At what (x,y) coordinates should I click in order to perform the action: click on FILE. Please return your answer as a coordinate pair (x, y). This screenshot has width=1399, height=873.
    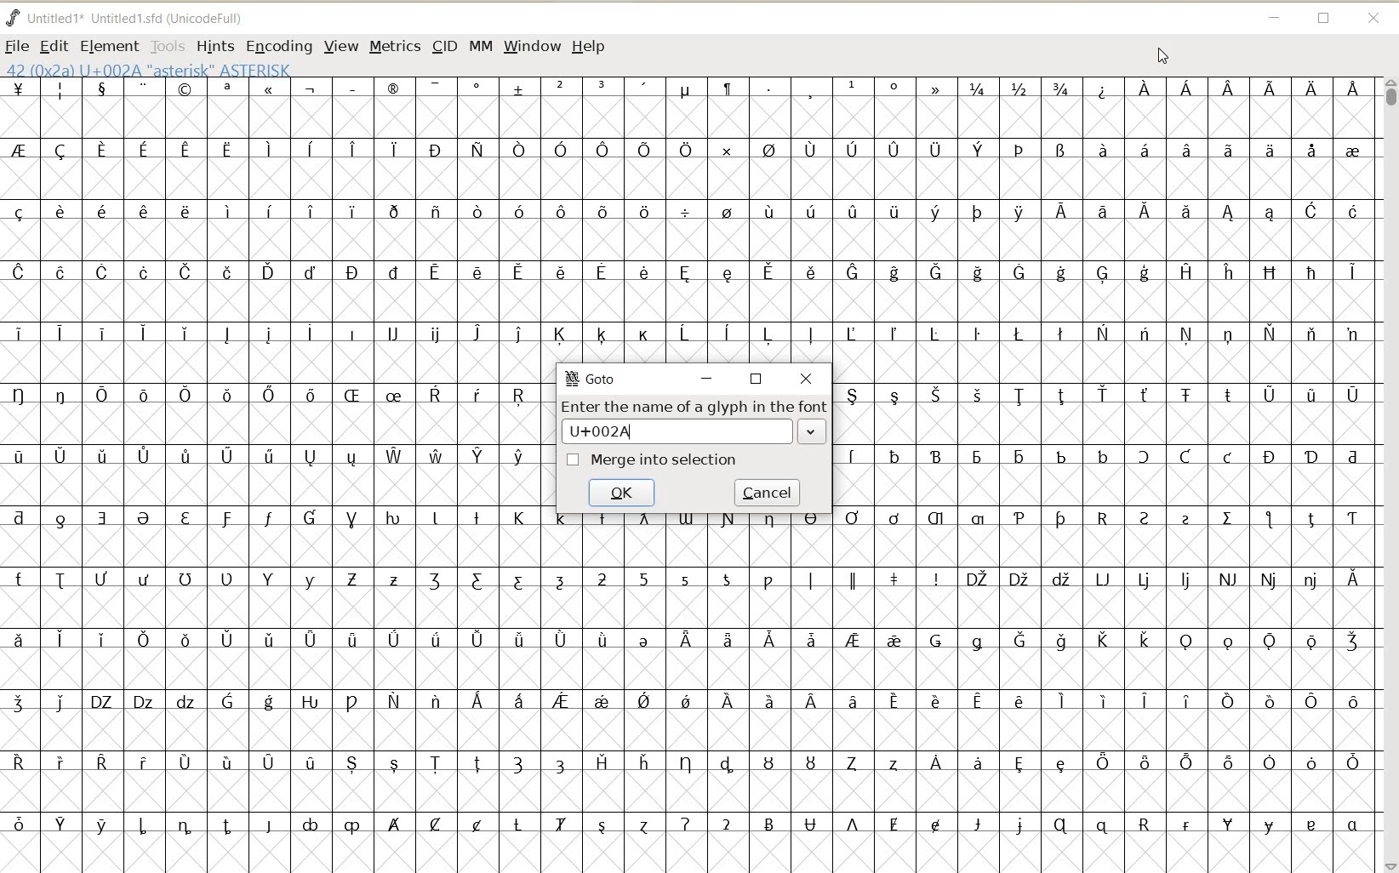
    Looking at the image, I should click on (17, 45).